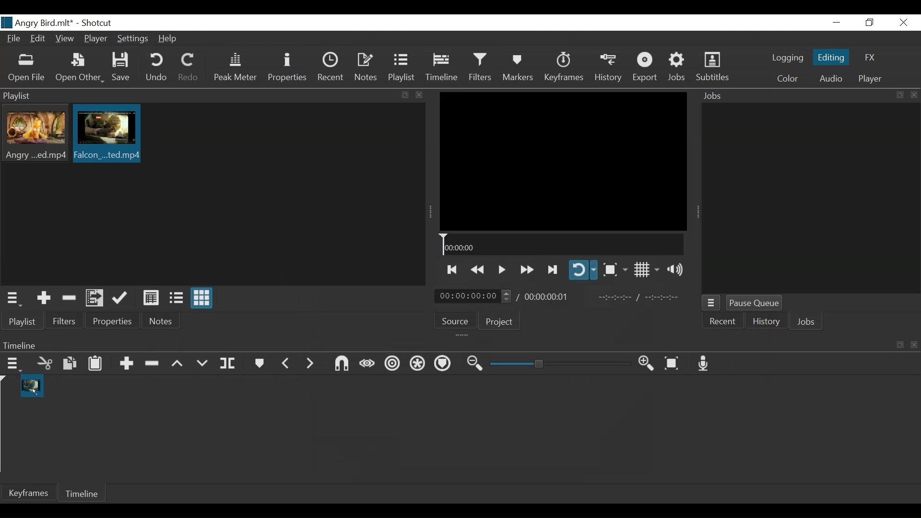 This screenshot has height=518, width=921. What do you see at coordinates (704, 363) in the screenshot?
I see `Record audio` at bounding box center [704, 363].